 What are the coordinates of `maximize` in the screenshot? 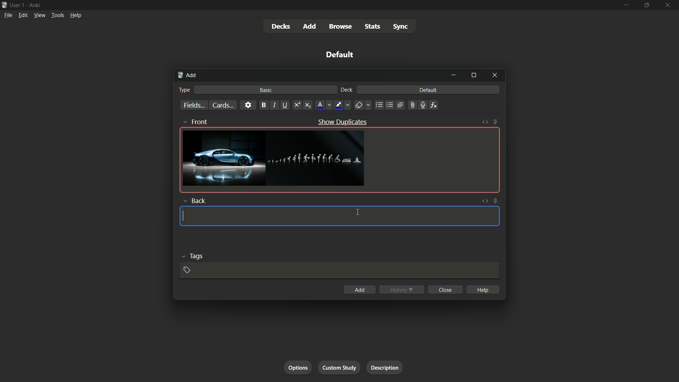 It's located at (647, 5).